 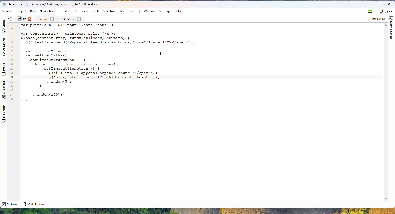 What do you see at coordinates (108, 63) in the screenshot?
I see `code` at bounding box center [108, 63].